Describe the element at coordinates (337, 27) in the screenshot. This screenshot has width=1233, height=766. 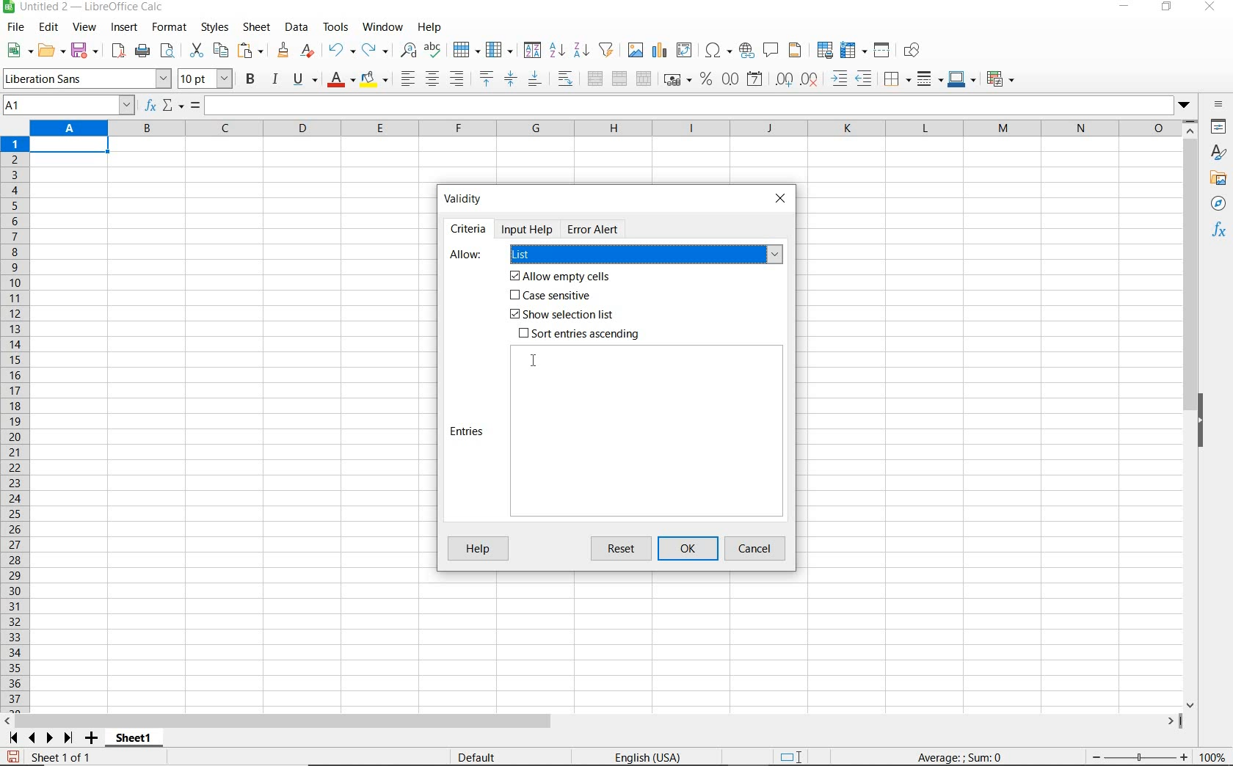
I see `tools` at that location.